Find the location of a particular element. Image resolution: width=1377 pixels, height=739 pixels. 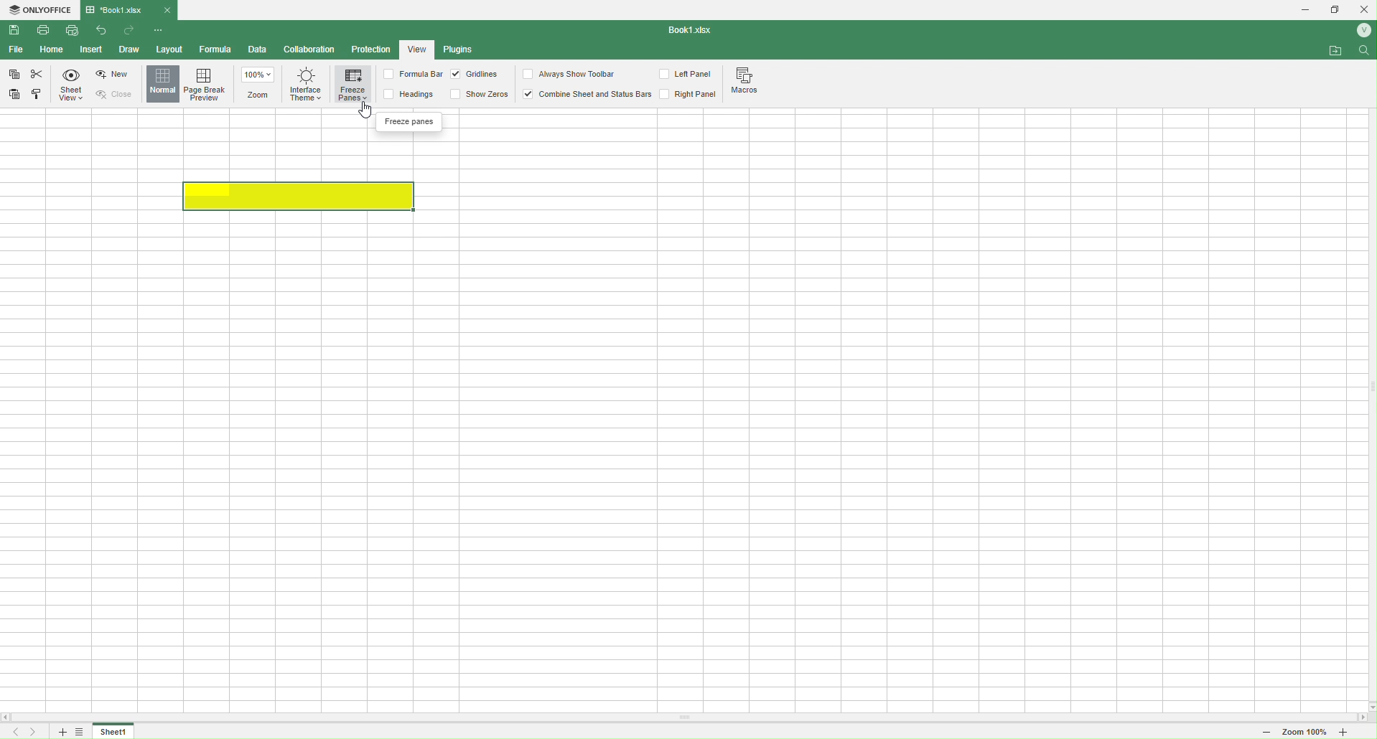

Sheet 1 is located at coordinates (114, 732).